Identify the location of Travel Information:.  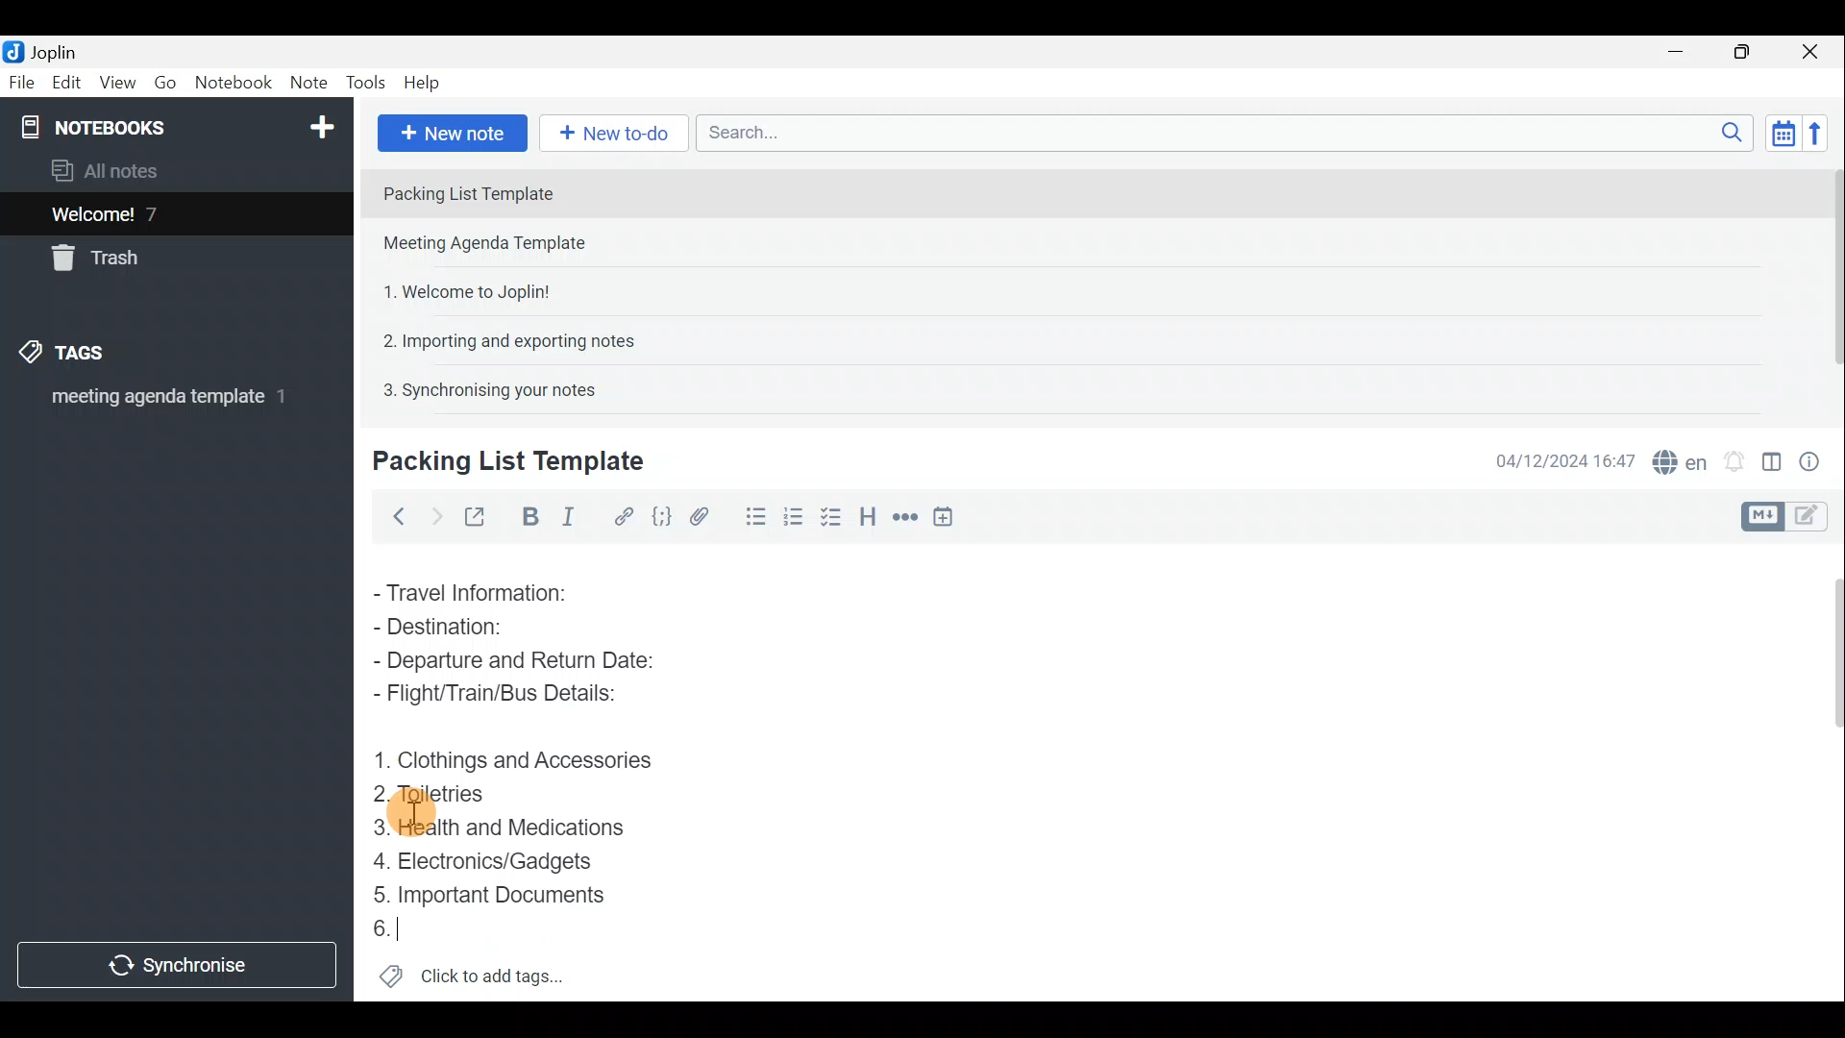
(485, 591).